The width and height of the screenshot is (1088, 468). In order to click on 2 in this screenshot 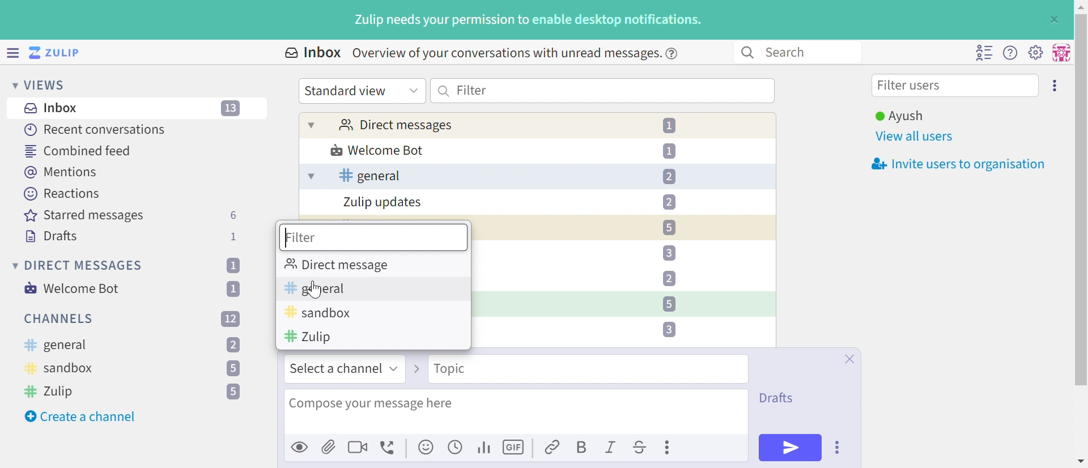, I will do `click(233, 346)`.